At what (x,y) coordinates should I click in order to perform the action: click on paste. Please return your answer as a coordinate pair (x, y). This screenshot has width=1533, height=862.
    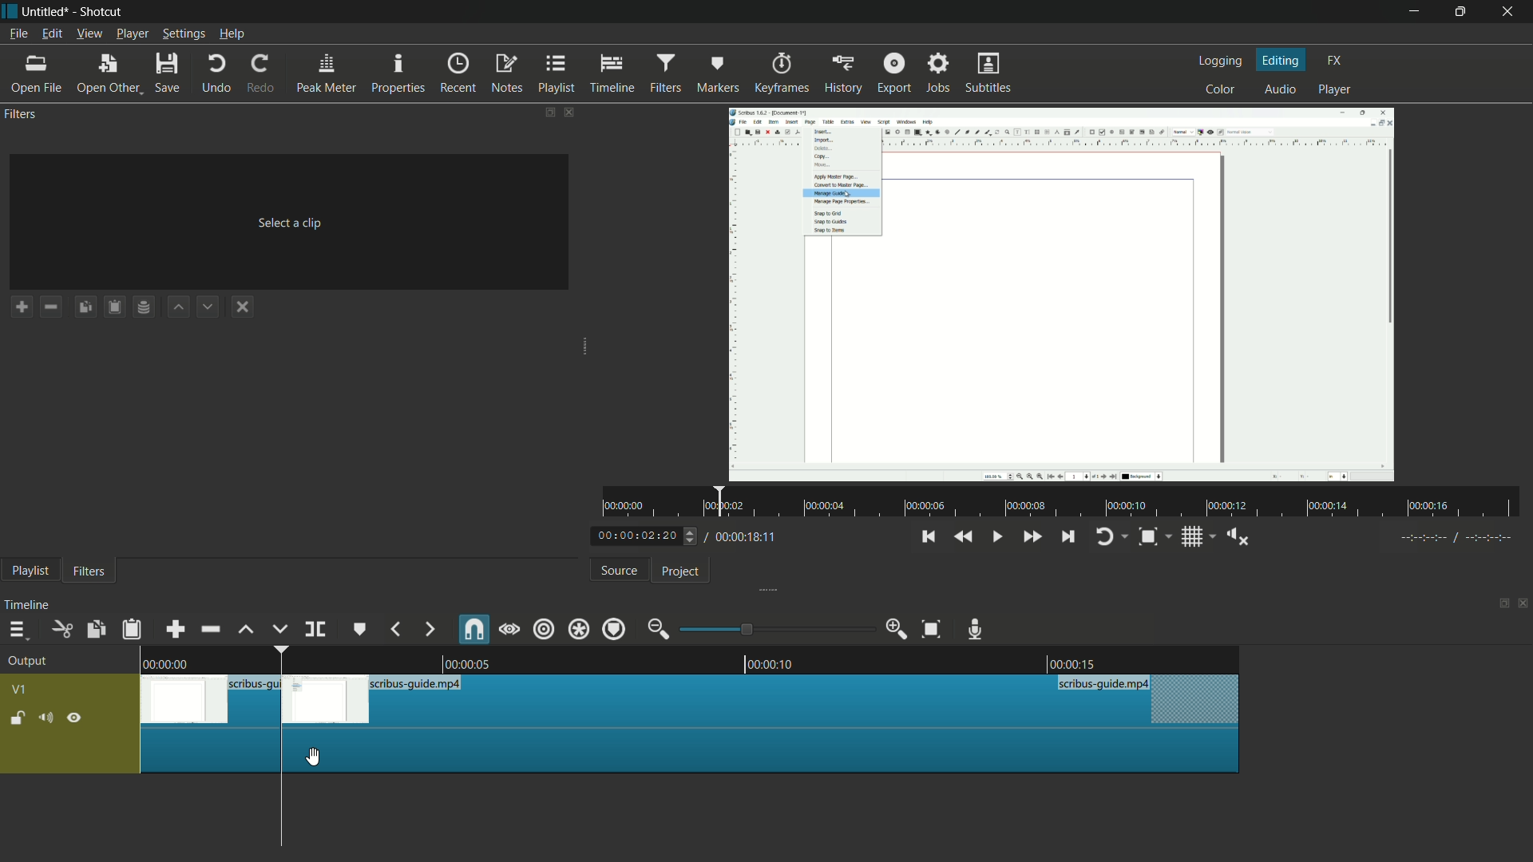
    Looking at the image, I should click on (131, 631).